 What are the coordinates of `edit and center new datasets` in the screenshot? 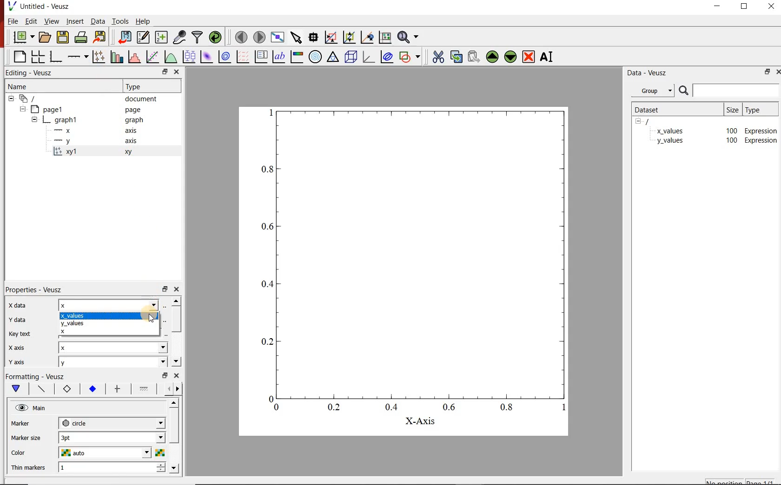 It's located at (144, 38).